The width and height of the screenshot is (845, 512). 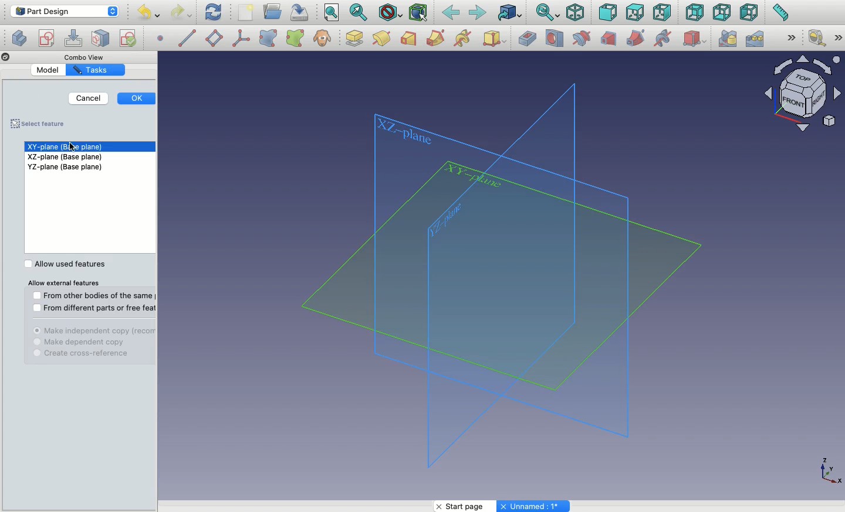 What do you see at coordinates (295, 39) in the screenshot?
I see `Sub object shape binder` at bounding box center [295, 39].